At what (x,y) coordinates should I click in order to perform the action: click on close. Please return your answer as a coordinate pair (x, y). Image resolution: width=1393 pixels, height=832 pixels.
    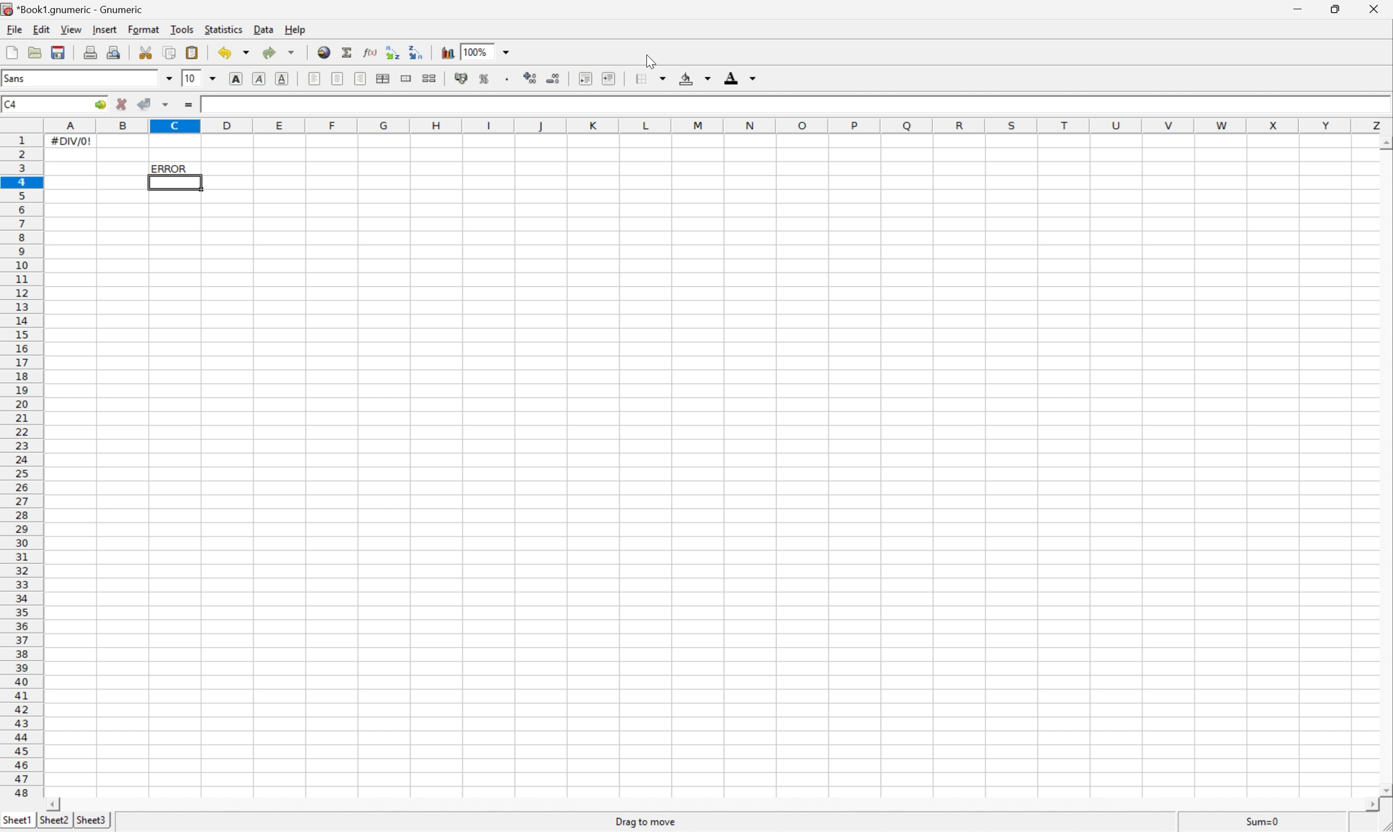
    Looking at the image, I should click on (1371, 12).